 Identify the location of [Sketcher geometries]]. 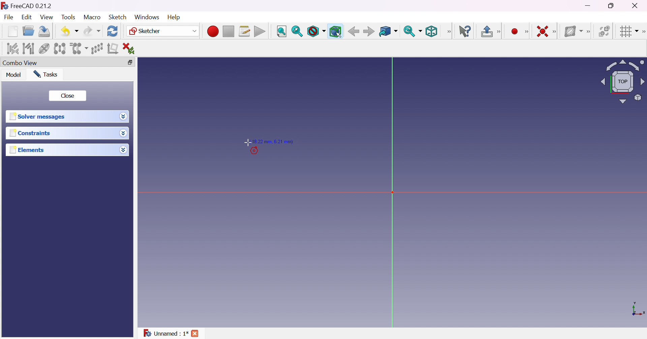
(526, 32).